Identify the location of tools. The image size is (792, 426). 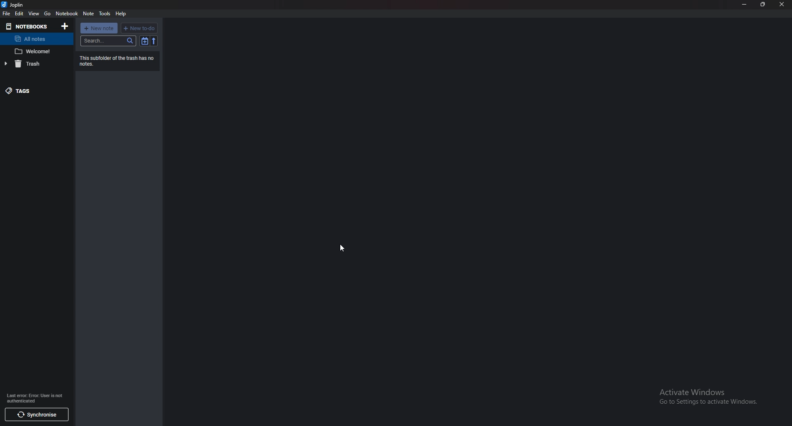
(105, 14).